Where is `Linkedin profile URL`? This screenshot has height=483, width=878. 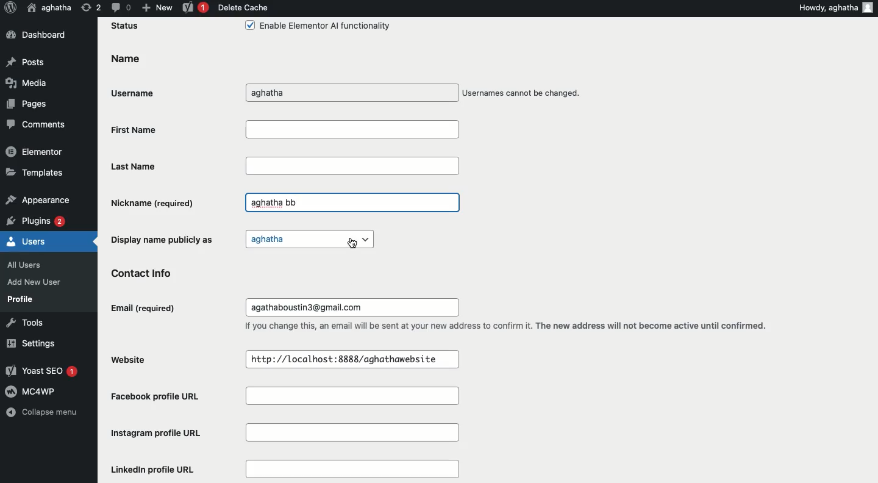 Linkedin profile URL is located at coordinates (282, 470).